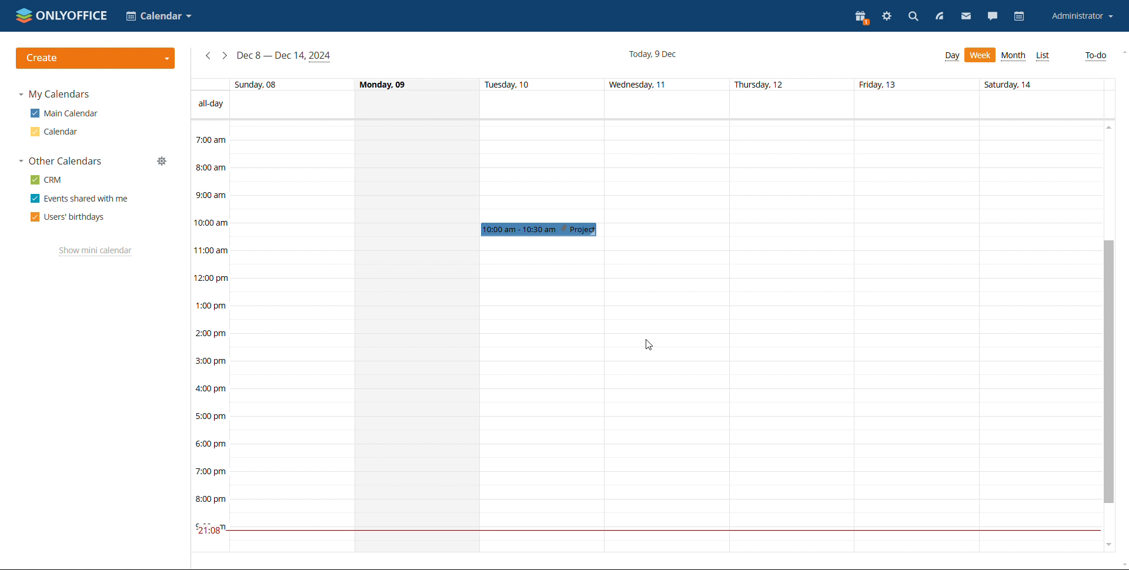 The height and width of the screenshot is (570, 1129). I want to click on users' birthdays, so click(68, 217).